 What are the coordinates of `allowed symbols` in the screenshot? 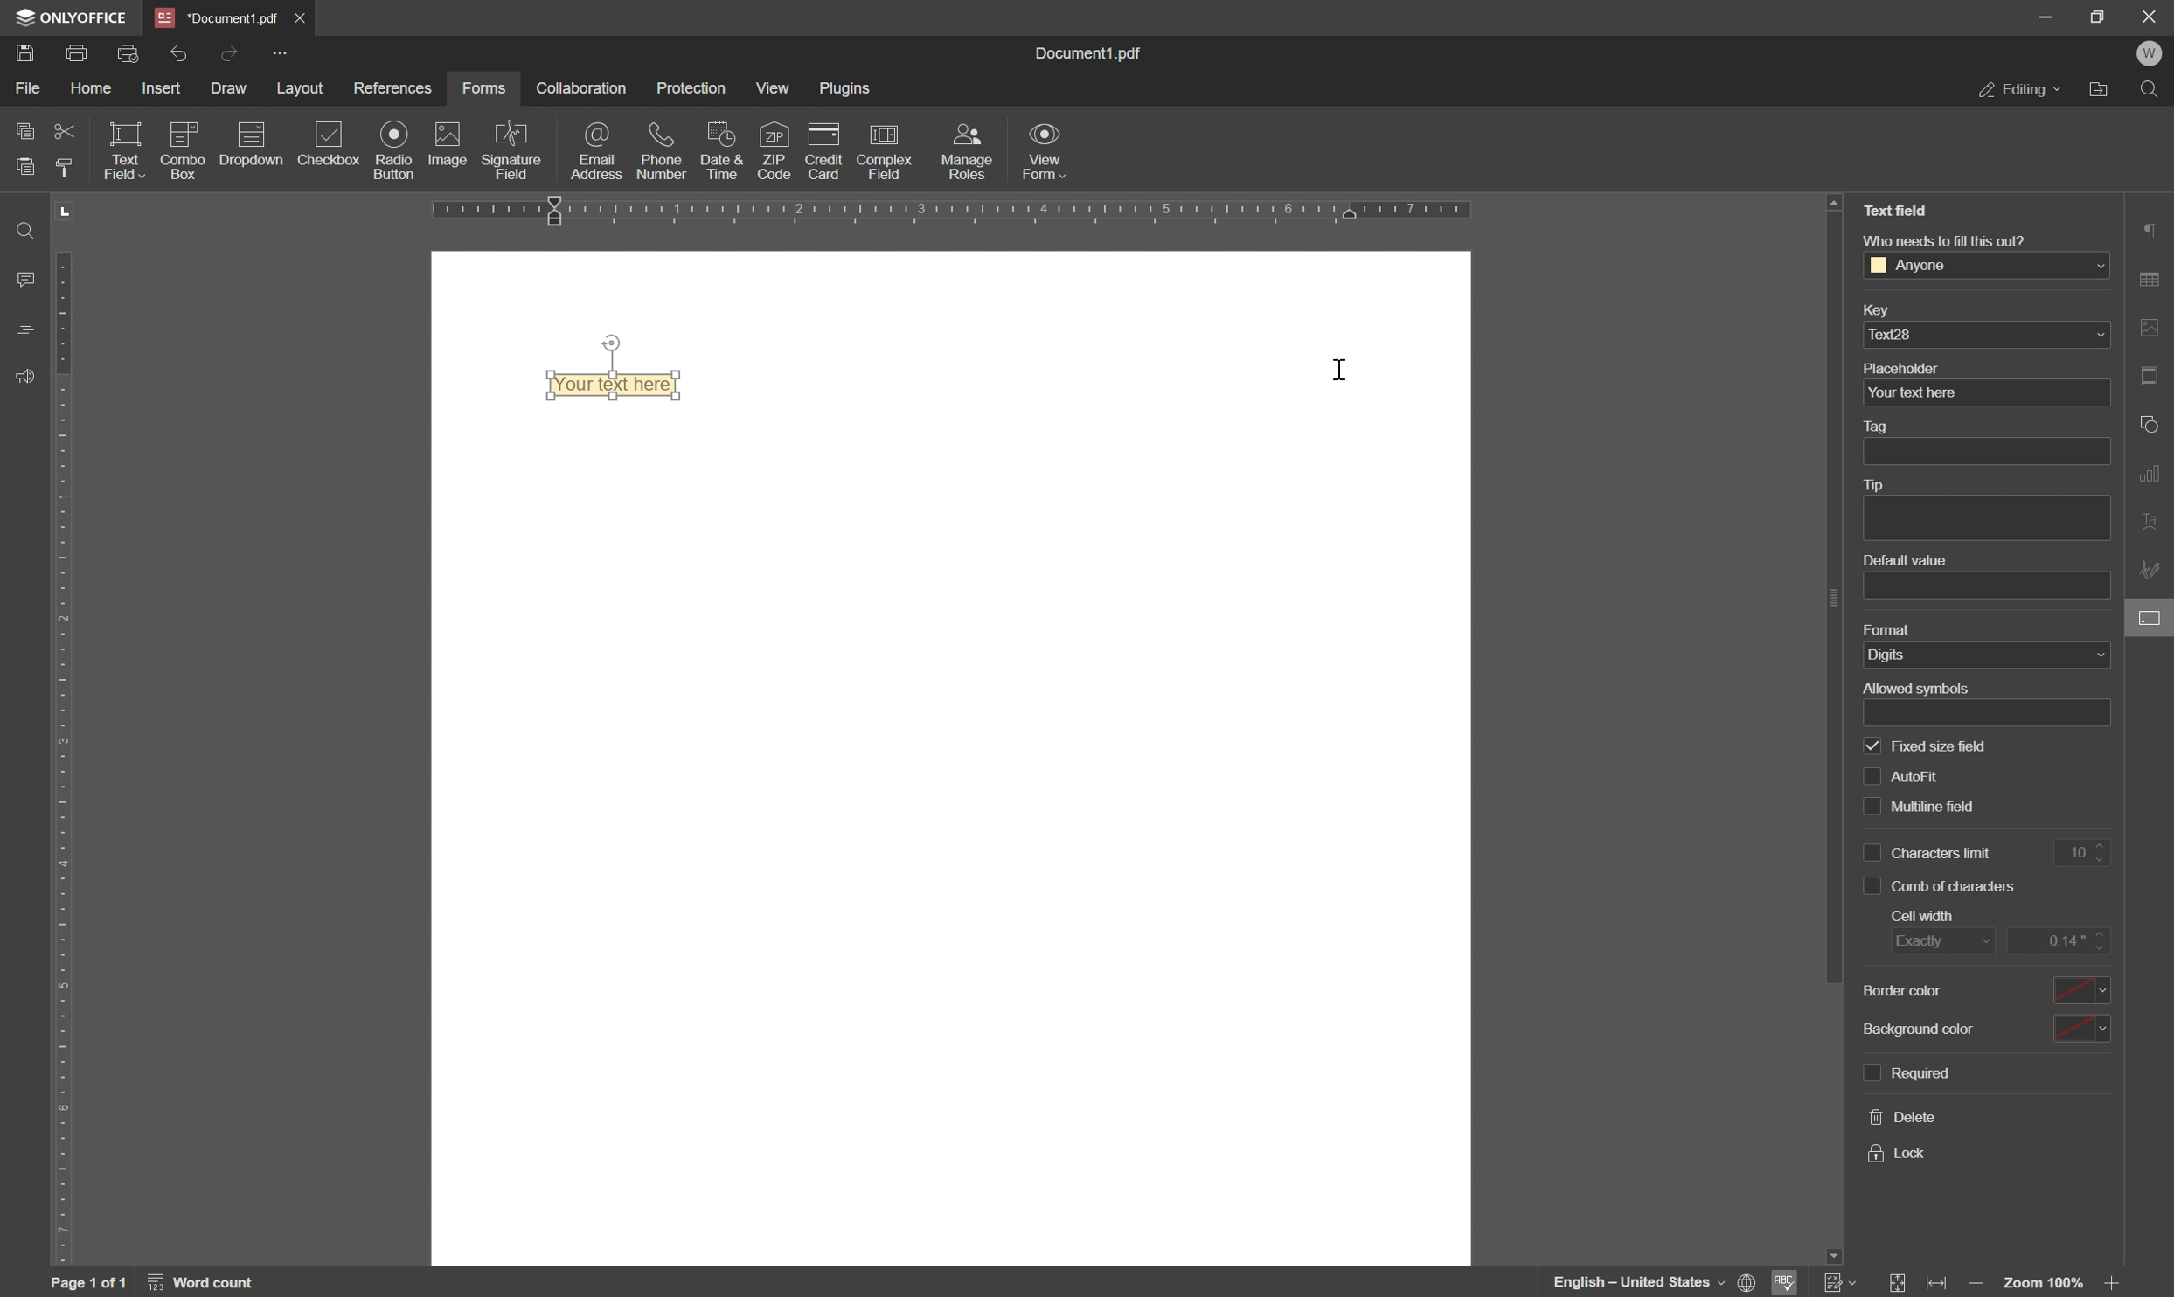 It's located at (1920, 685).